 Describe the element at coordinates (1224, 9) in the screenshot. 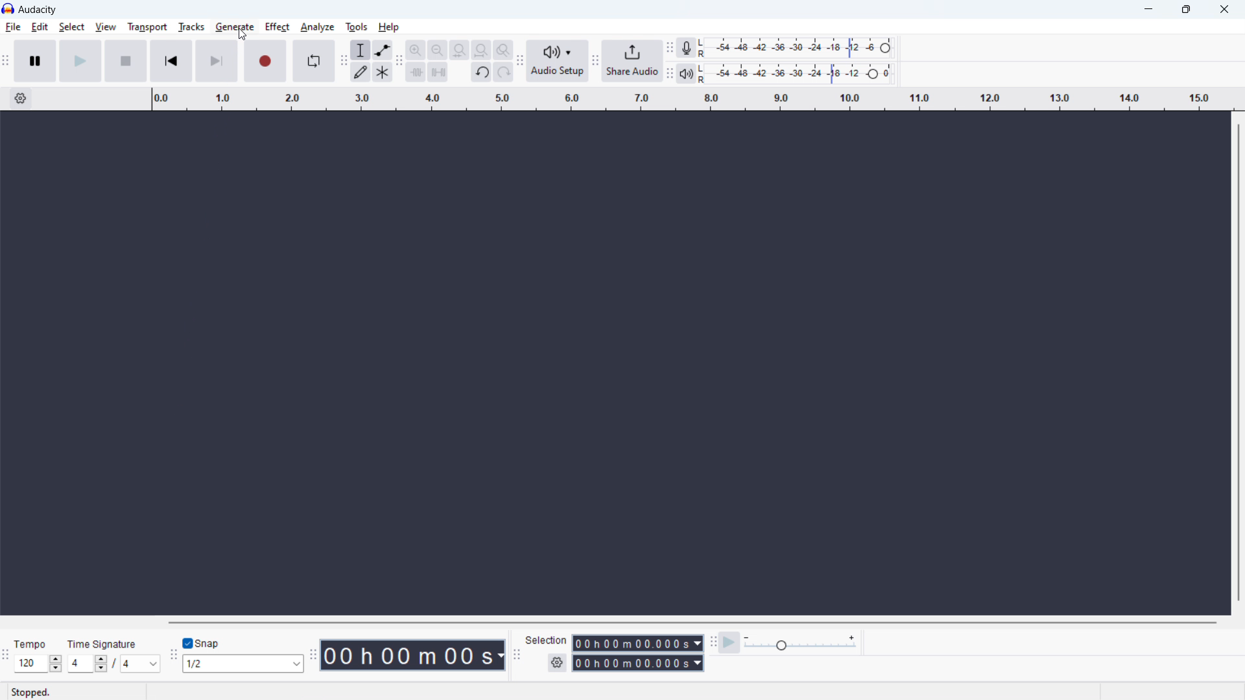

I see `close` at that location.